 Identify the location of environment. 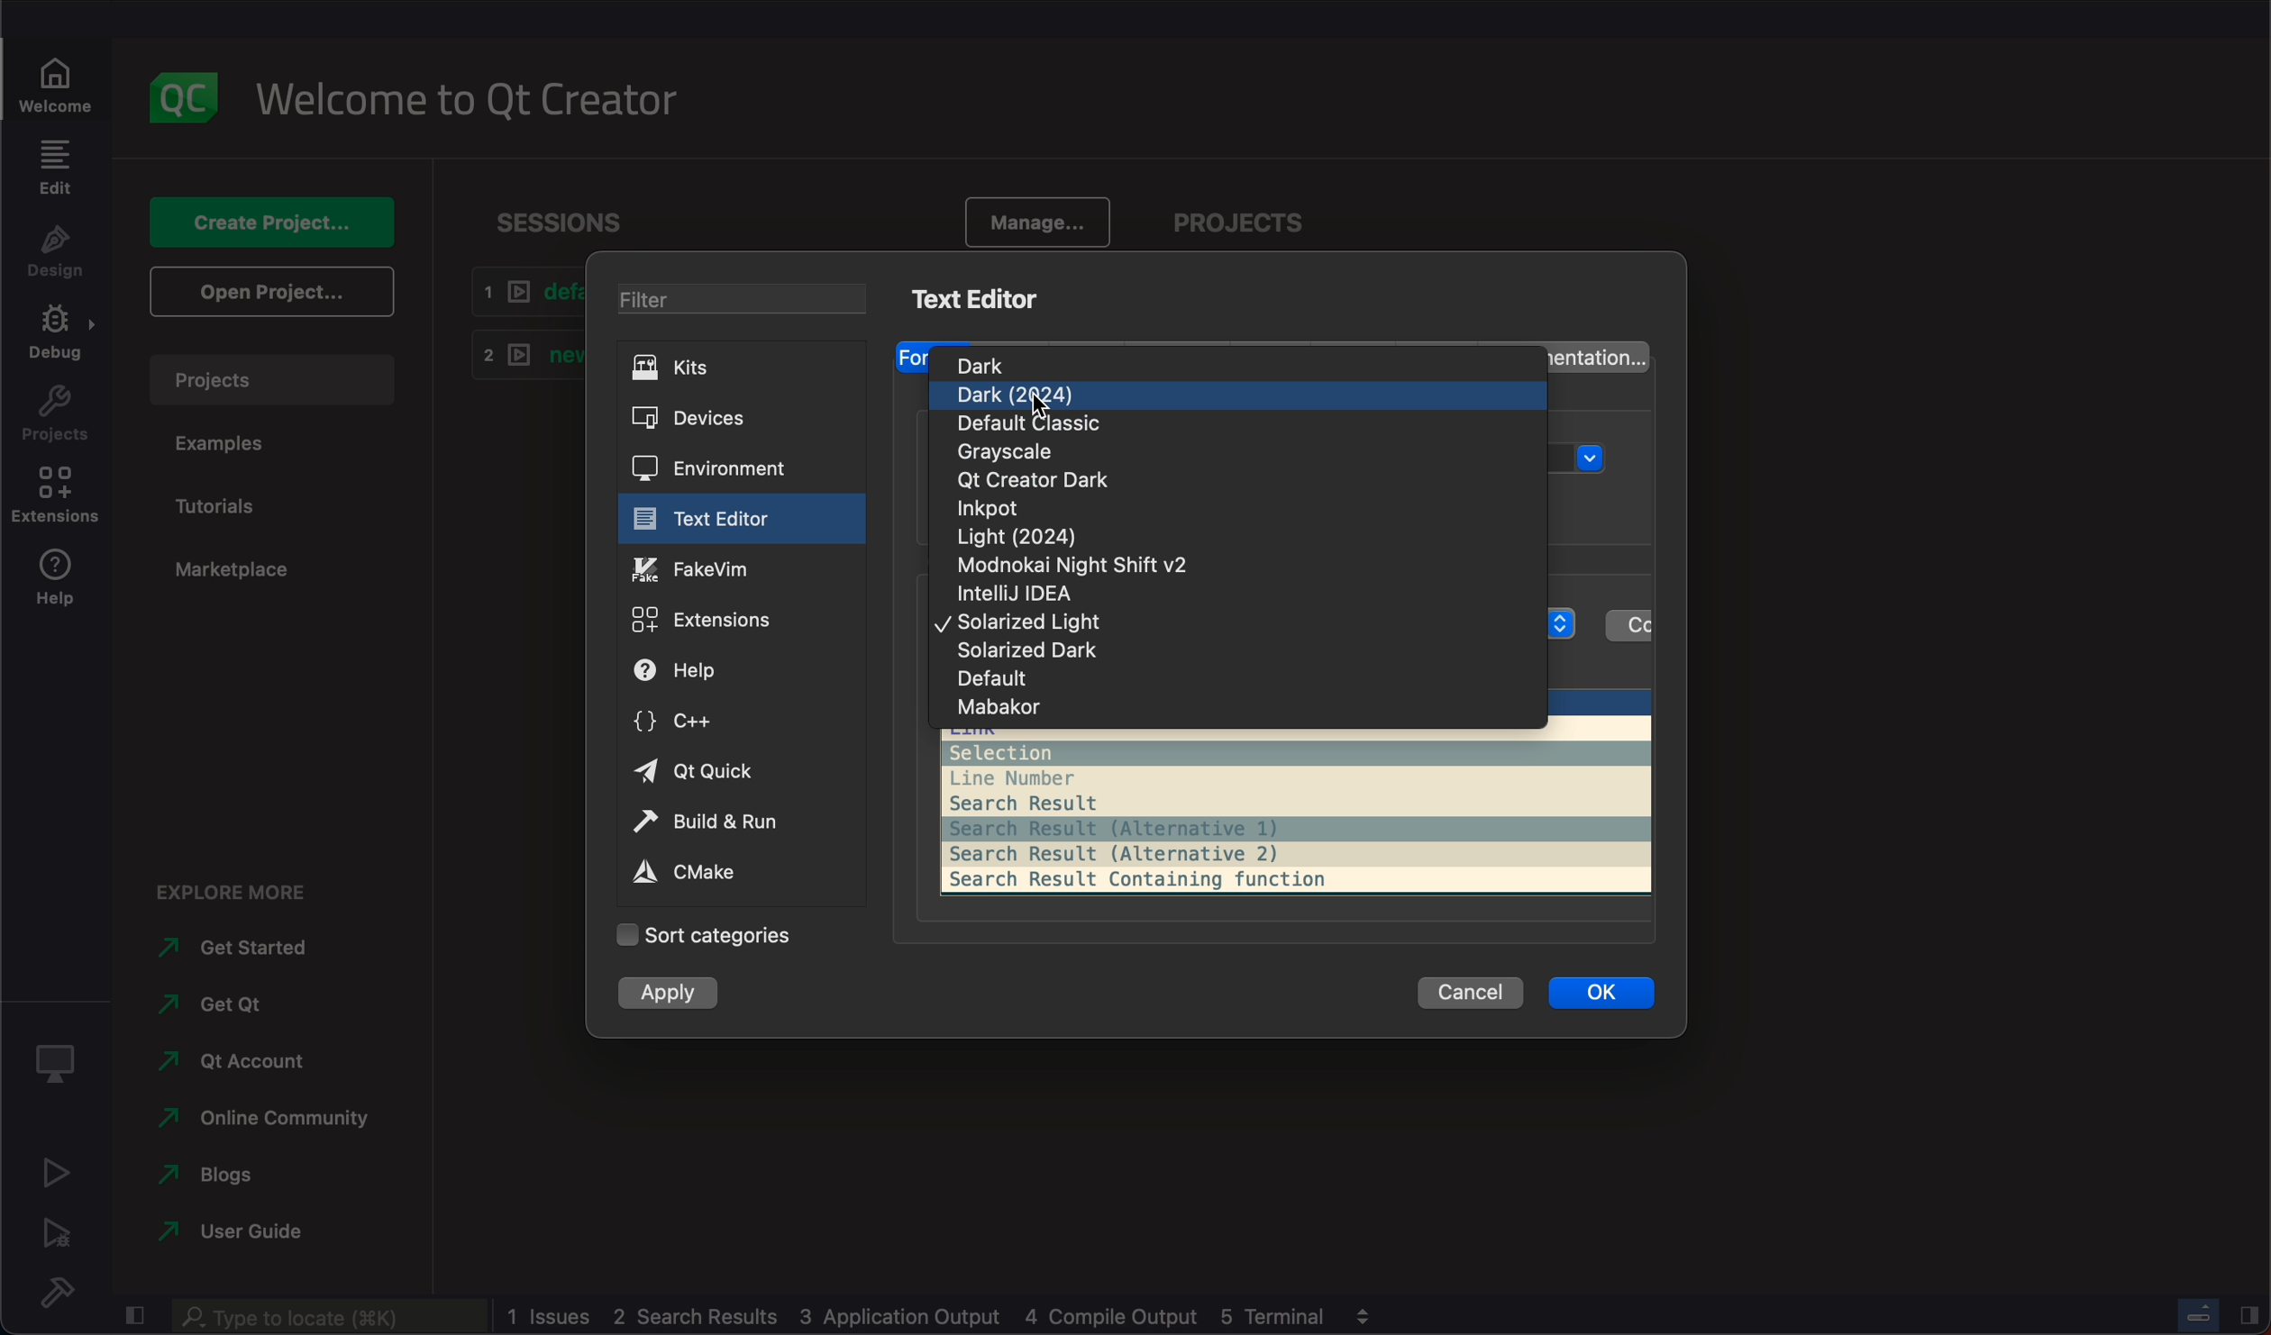
(742, 466).